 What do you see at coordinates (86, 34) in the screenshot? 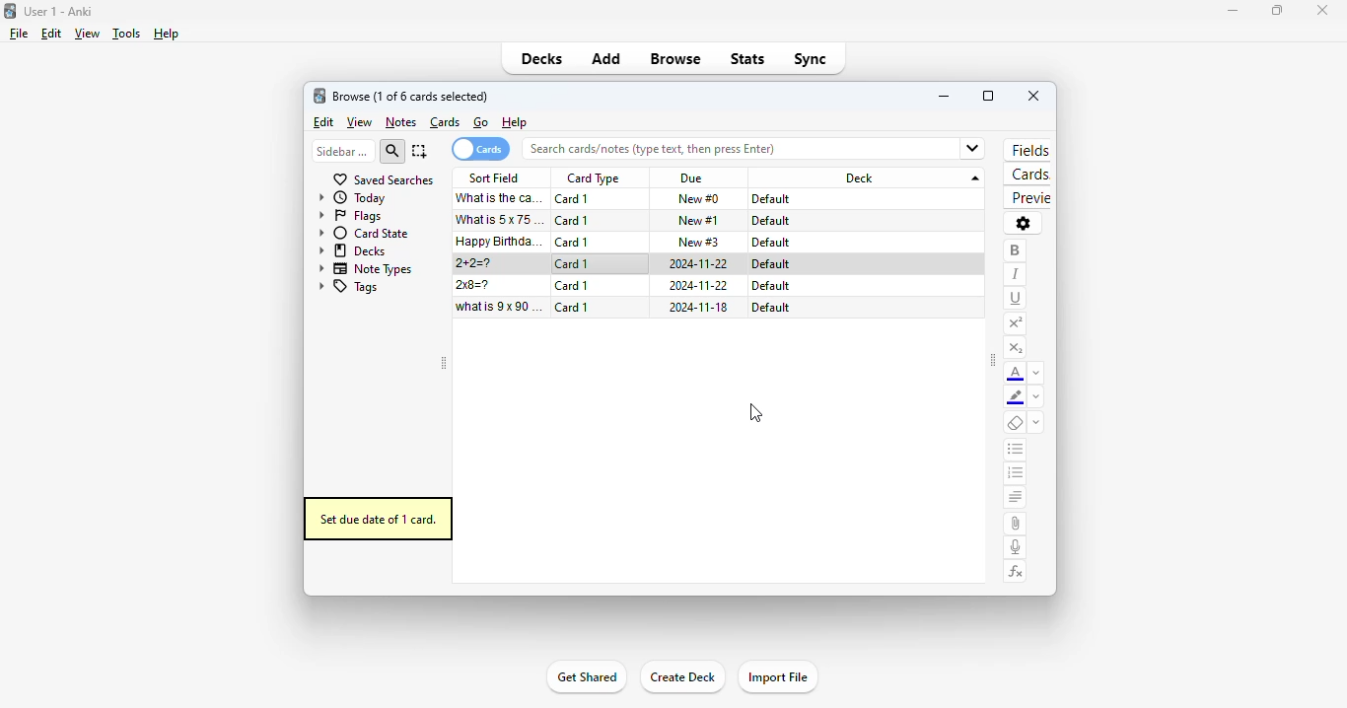
I see `view` at bounding box center [86, 34].